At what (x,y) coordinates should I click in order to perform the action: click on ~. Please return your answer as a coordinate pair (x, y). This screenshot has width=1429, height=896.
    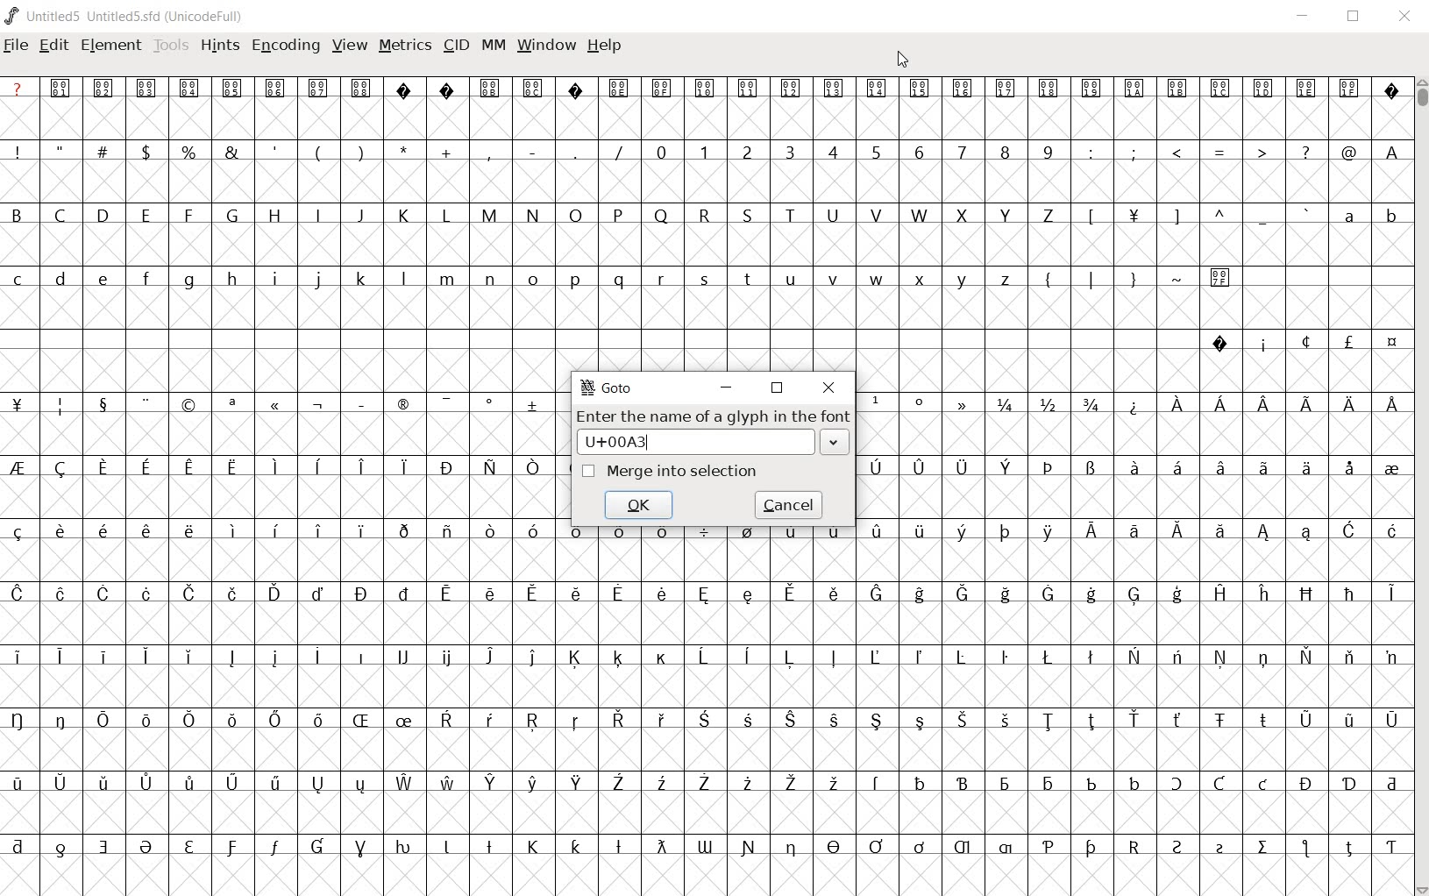
    Looking at the image, I should click on (1177, 277).